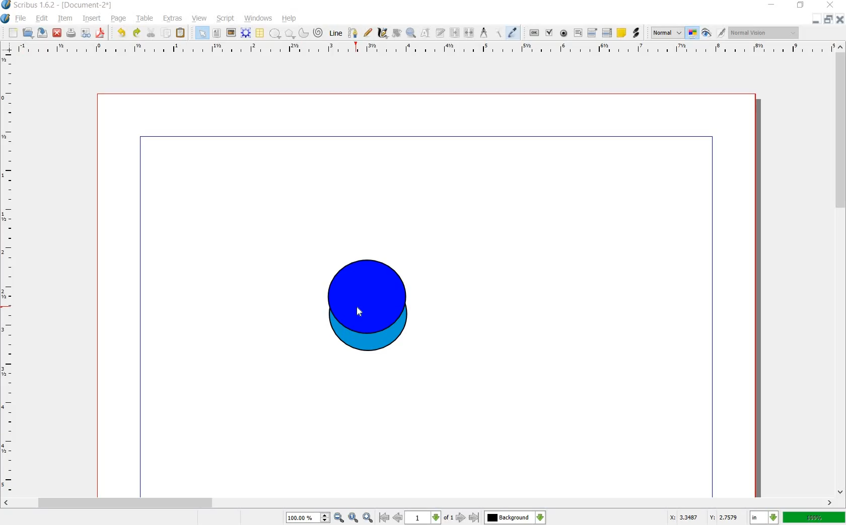 This screenshot has width=846, height=525. Describe the element at coordinates (666, 33) in the screenshot. I see `select the image preview quality` at that location.